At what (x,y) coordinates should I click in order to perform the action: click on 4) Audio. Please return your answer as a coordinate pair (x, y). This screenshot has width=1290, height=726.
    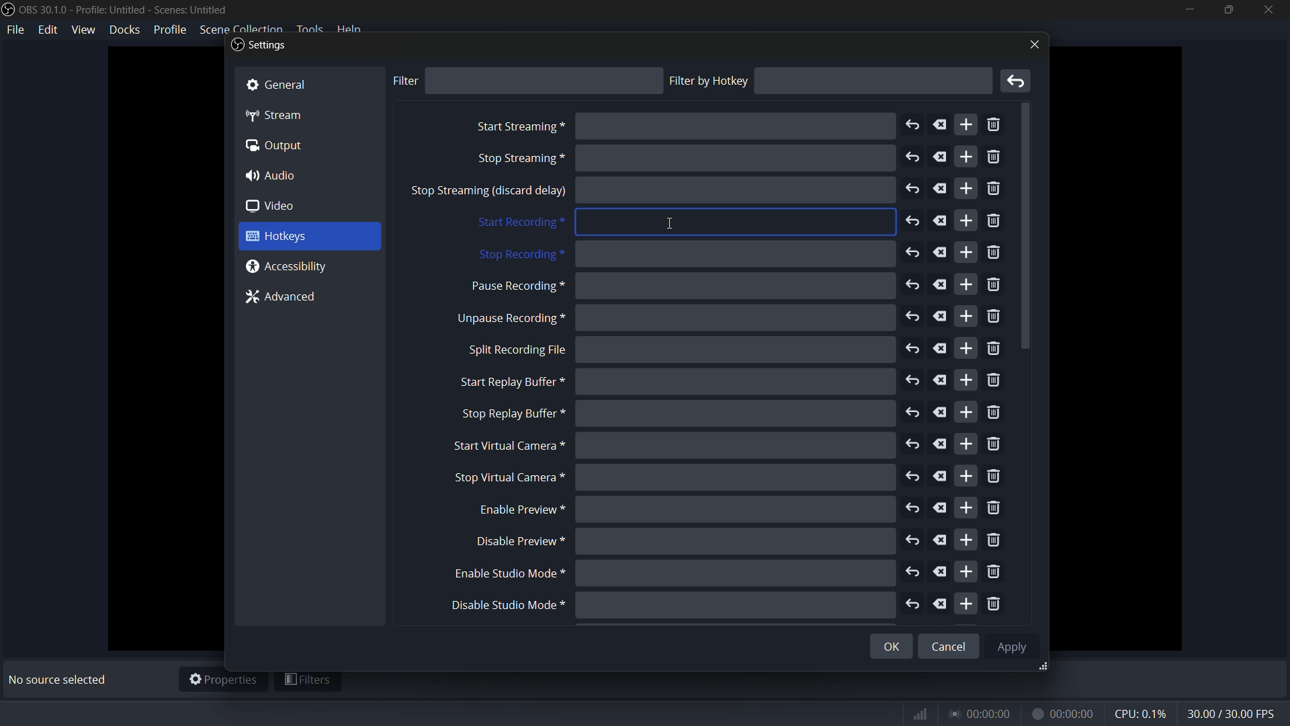
    Looking at the image, I should click on (279, 175).